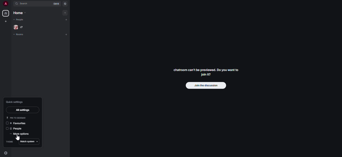 Image resolution: width=342 pixels, height=157 pixels. Describe the element at coordinates (10, 142) in the screenshot. I see `theme` at that location.